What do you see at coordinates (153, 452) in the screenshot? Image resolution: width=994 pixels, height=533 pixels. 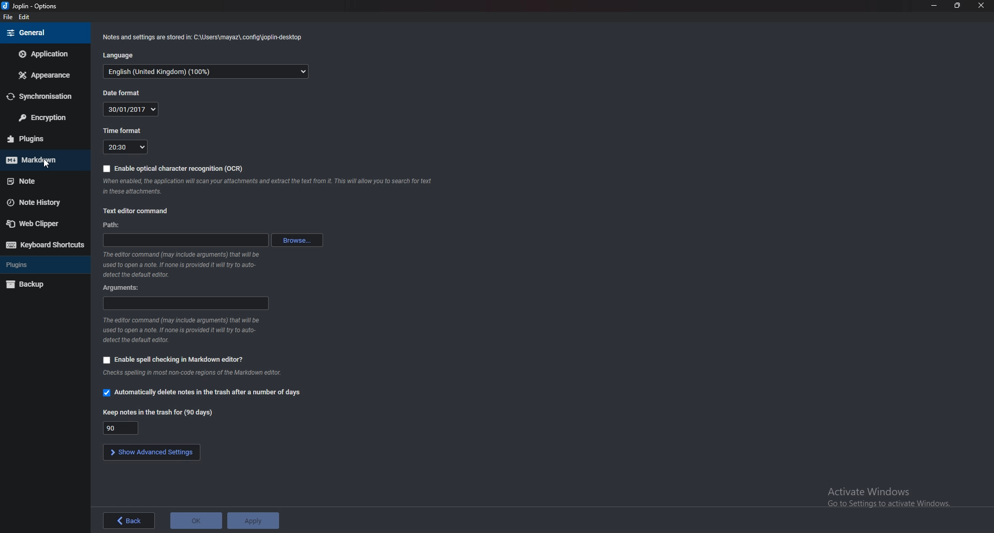 I see `Show advanced settings` at bounding box center [153, 452].